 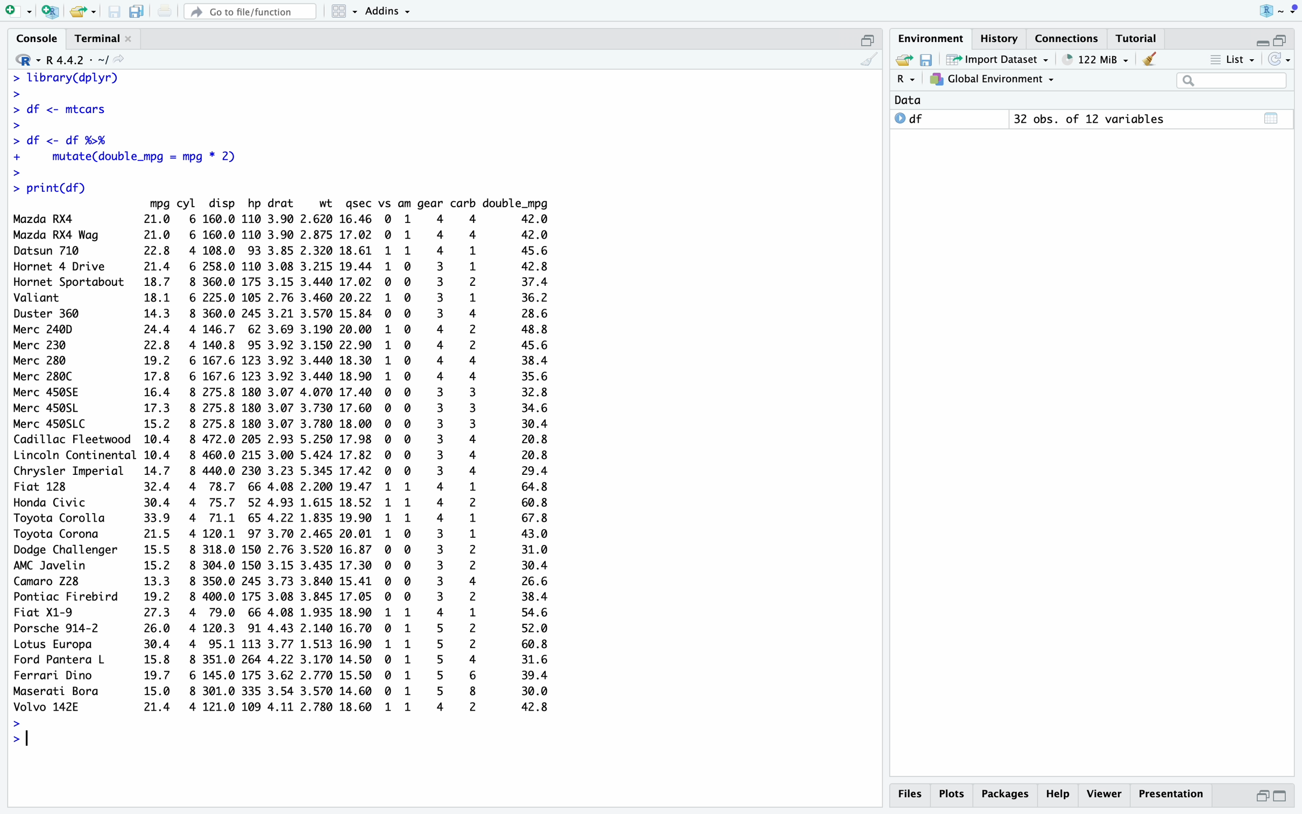 What do you see at coordinates (1262, 796) in the screenshot?
I see `open in separate window` at bounding box center [1262, 796].